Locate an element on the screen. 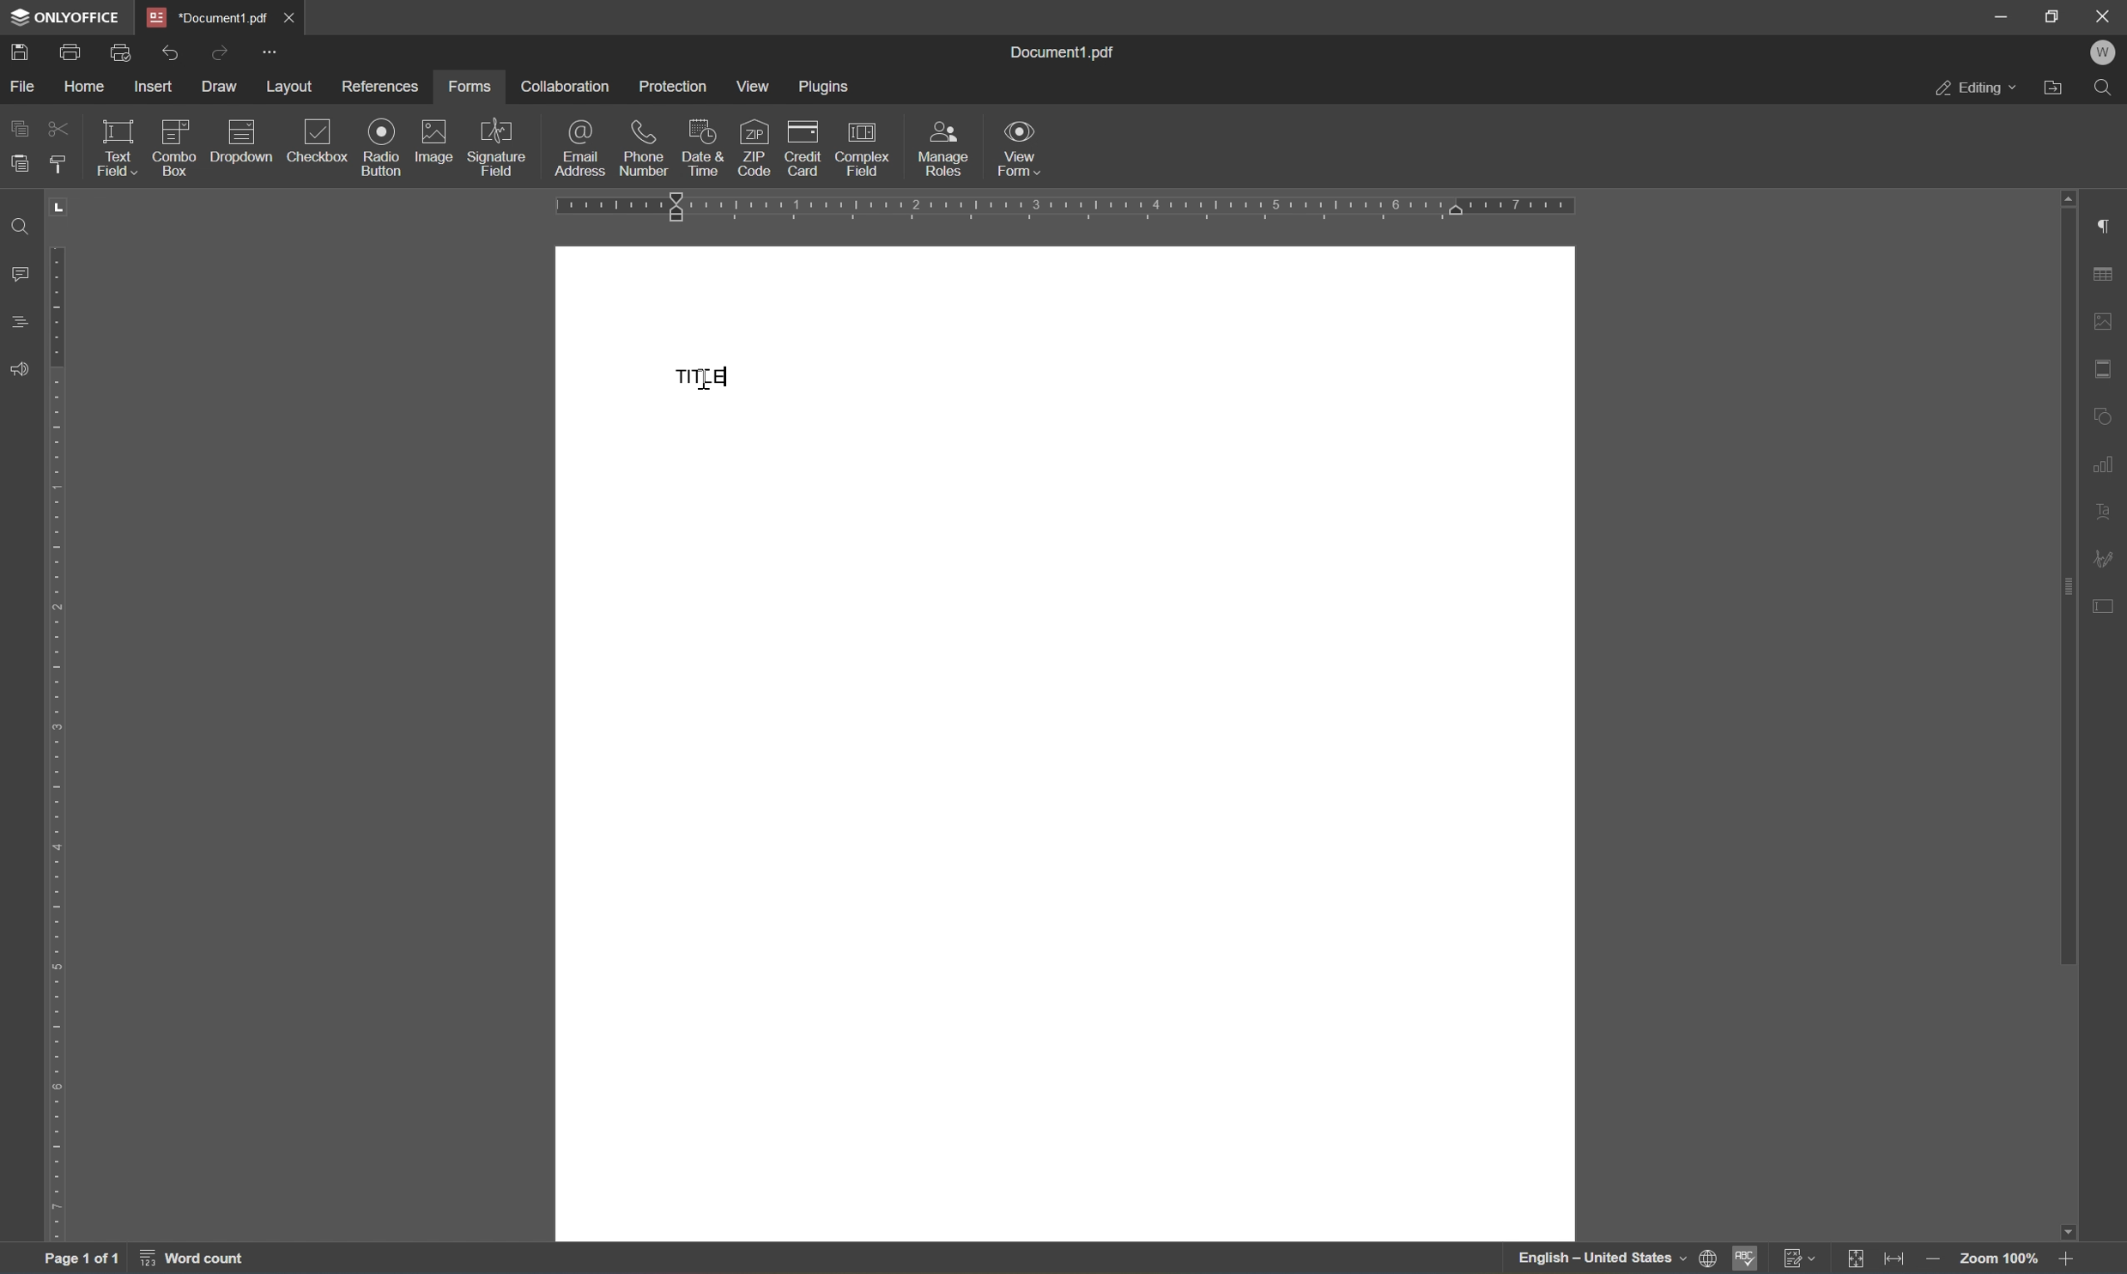  form settings is located at coordinates (2107, 614).